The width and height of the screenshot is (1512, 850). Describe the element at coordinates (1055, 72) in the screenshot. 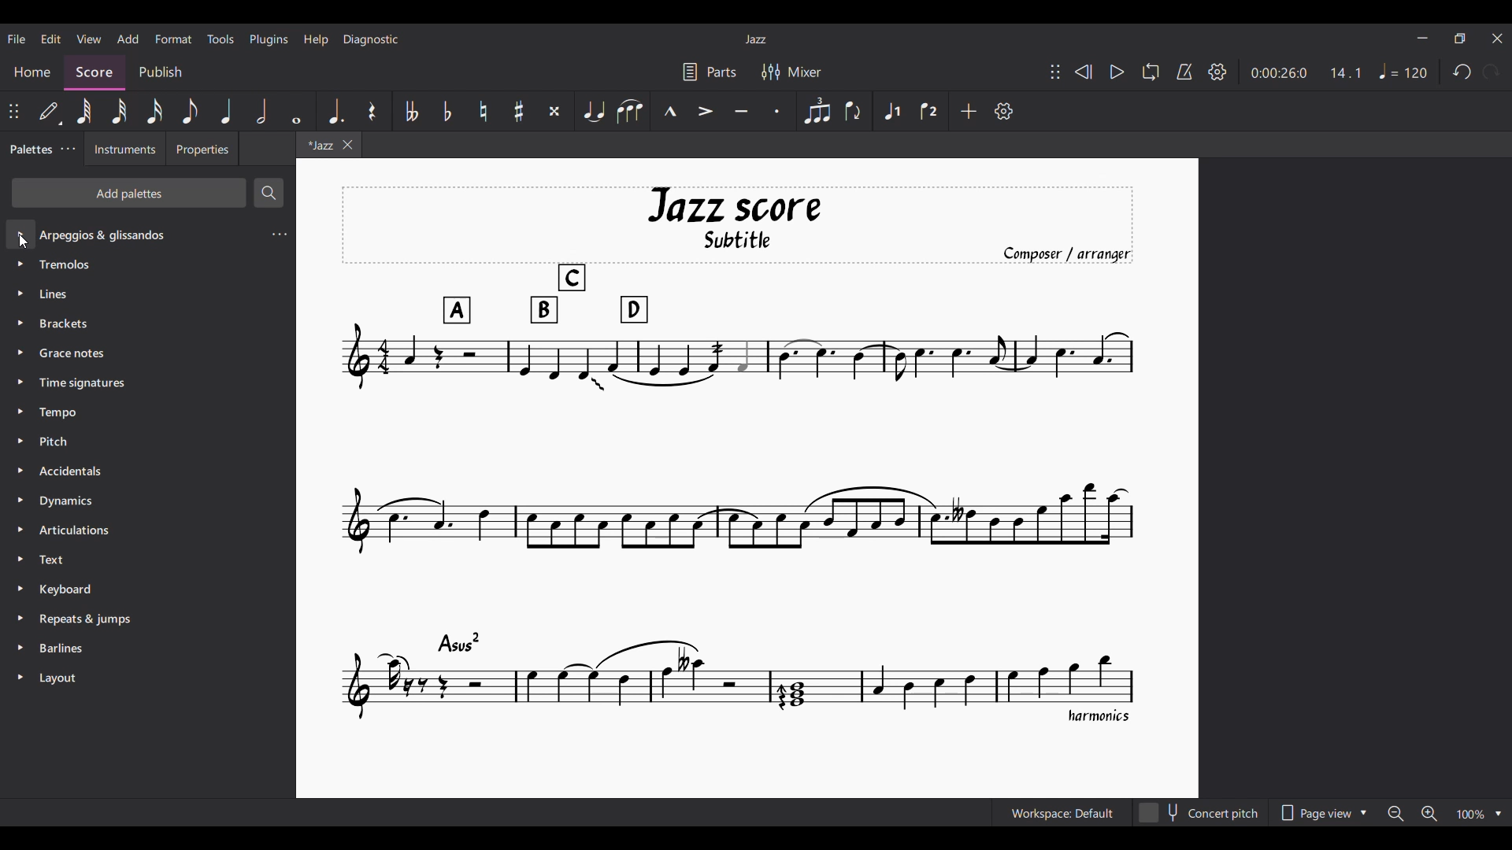

I see `Change position` at that location.